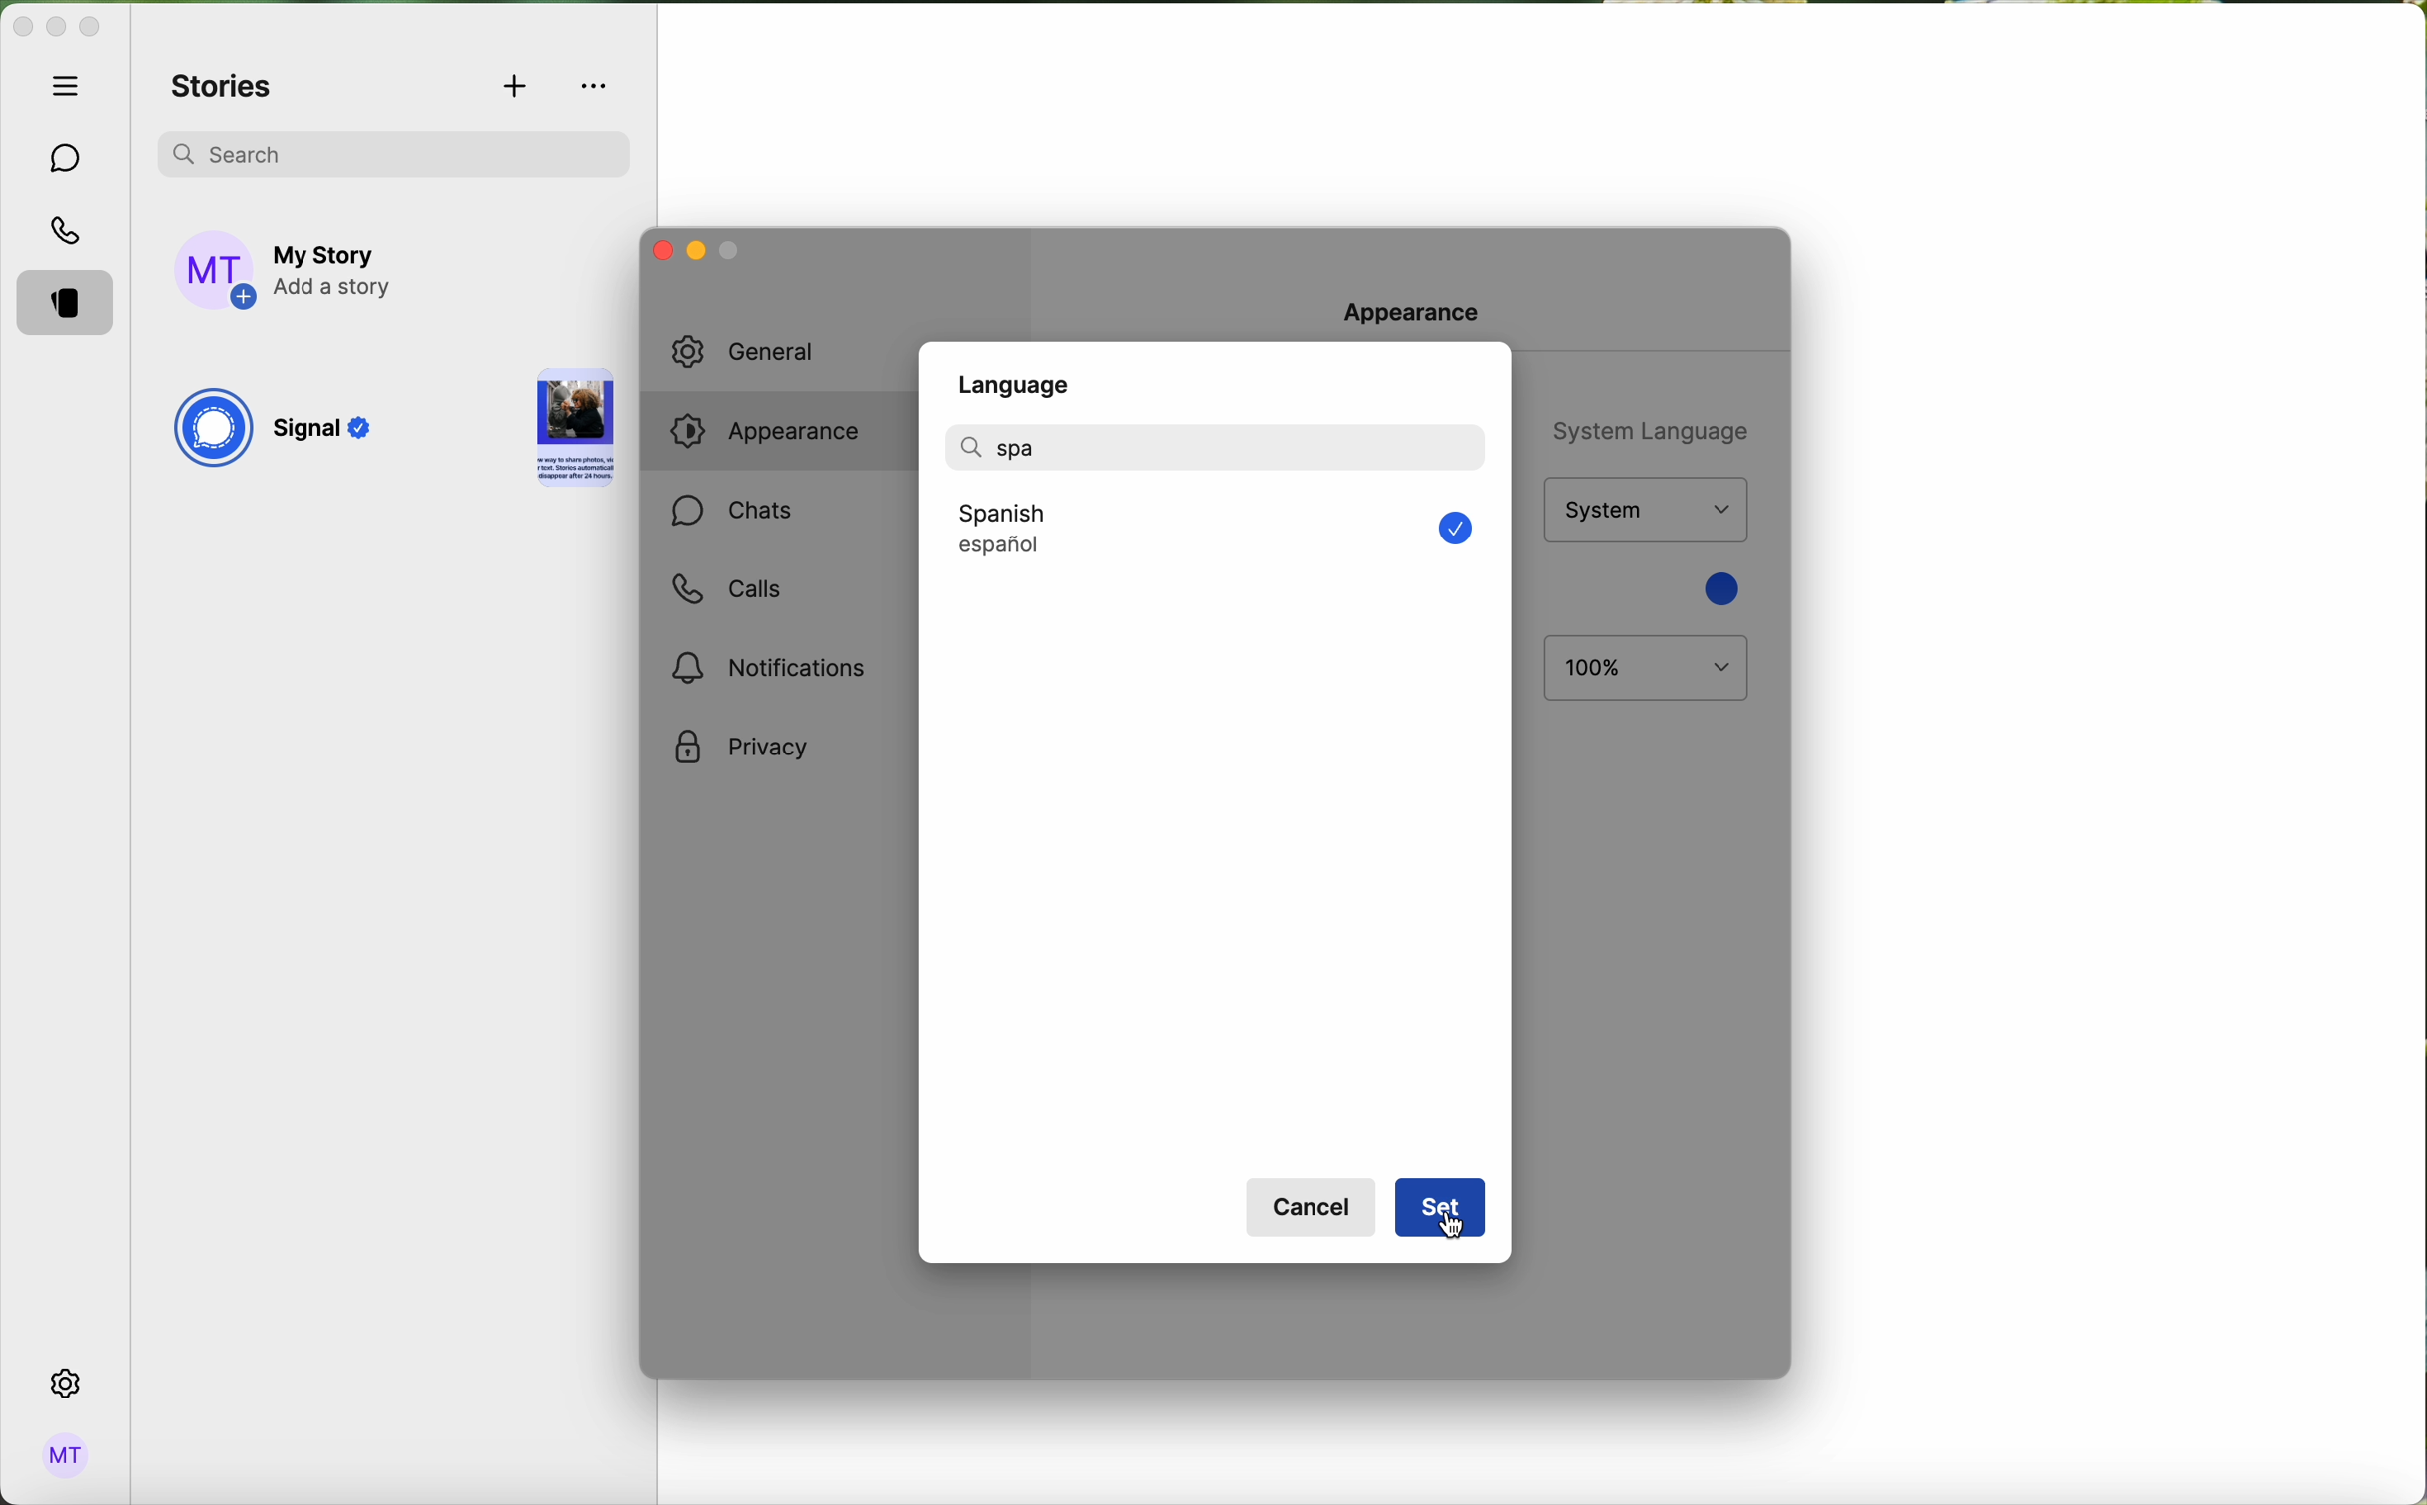  Describe the element at coordinates (393, 150) in the screenshot. I see `search bar` at that location.